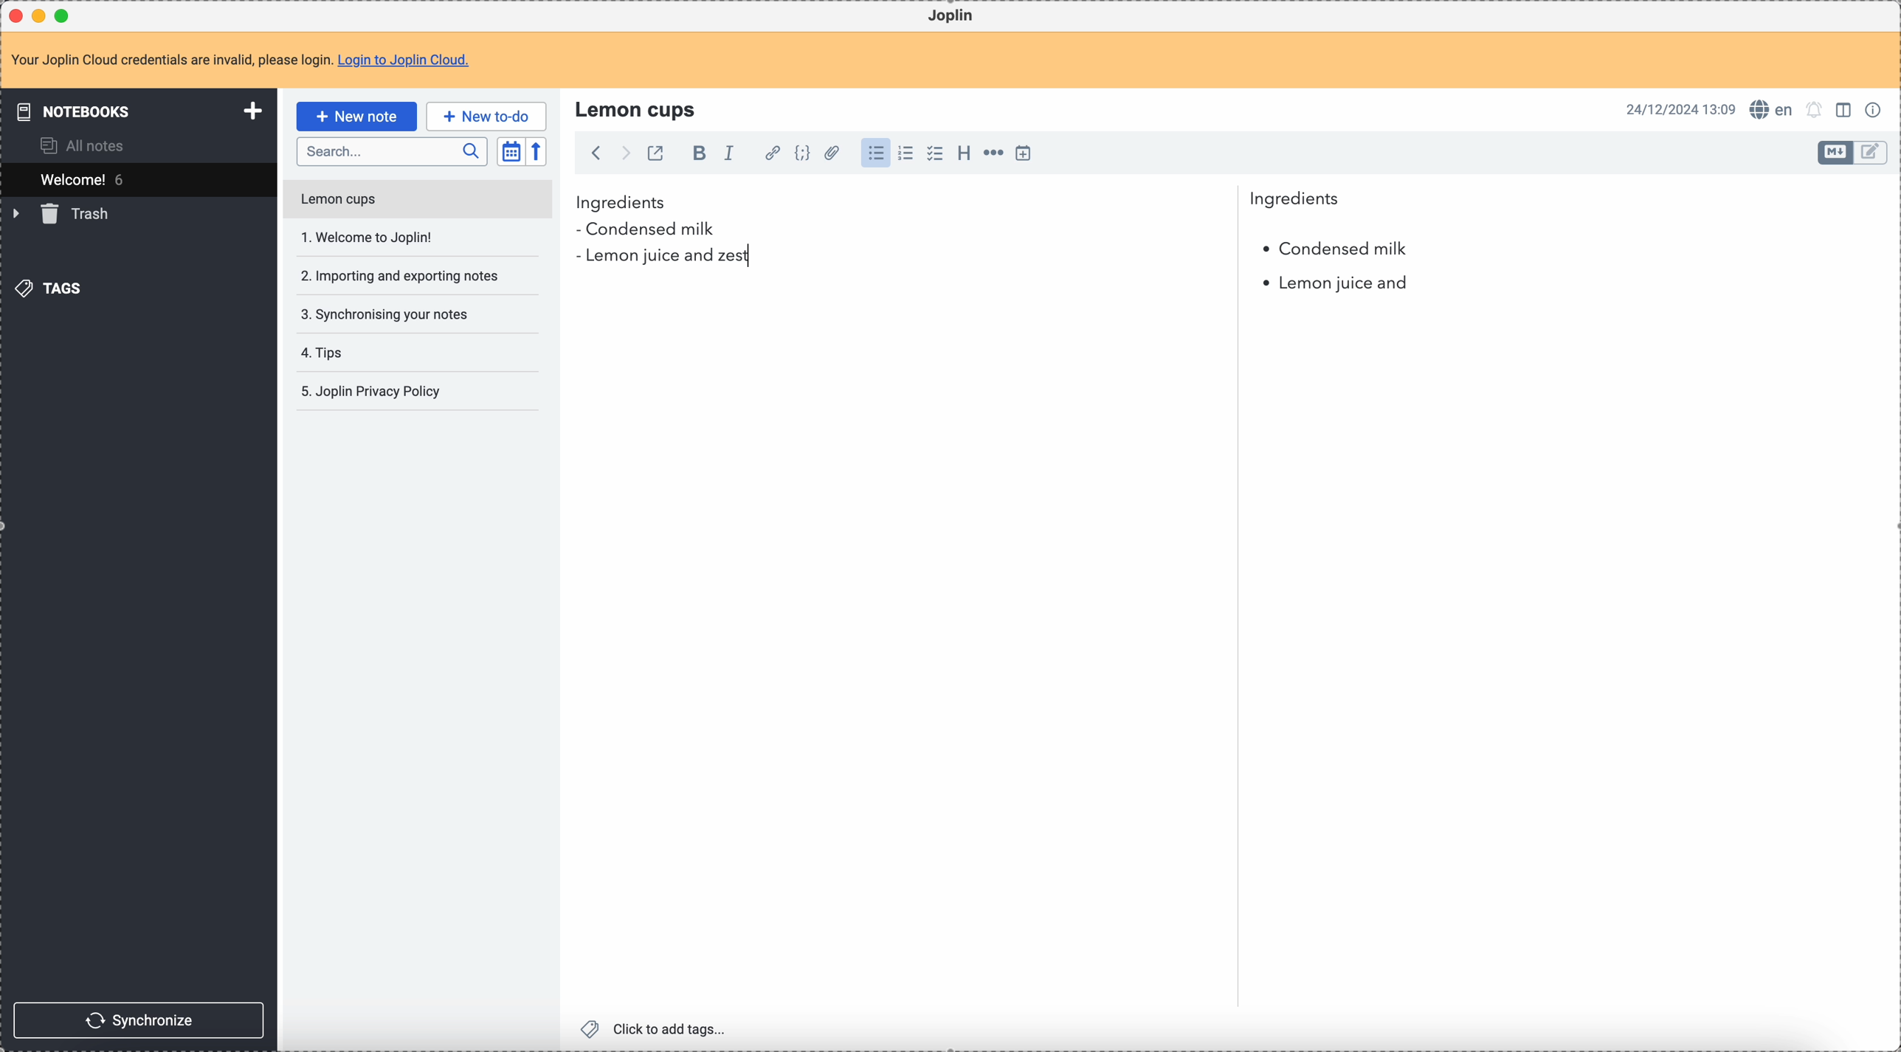 This screenshot has height=1052, width=1901. Describe the element at coordinates (651, 230) in the screenshot. I see `condensed milk` at that location.